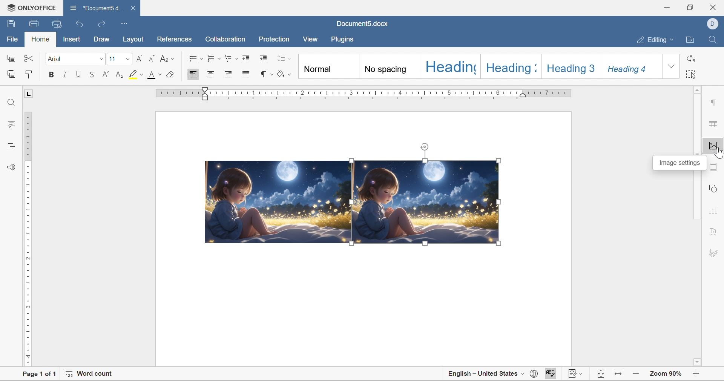 This screenshot has width=724, height=381. Describe the element at coordinates (672, 66) in the screenshot. I see `drop down` at that location.